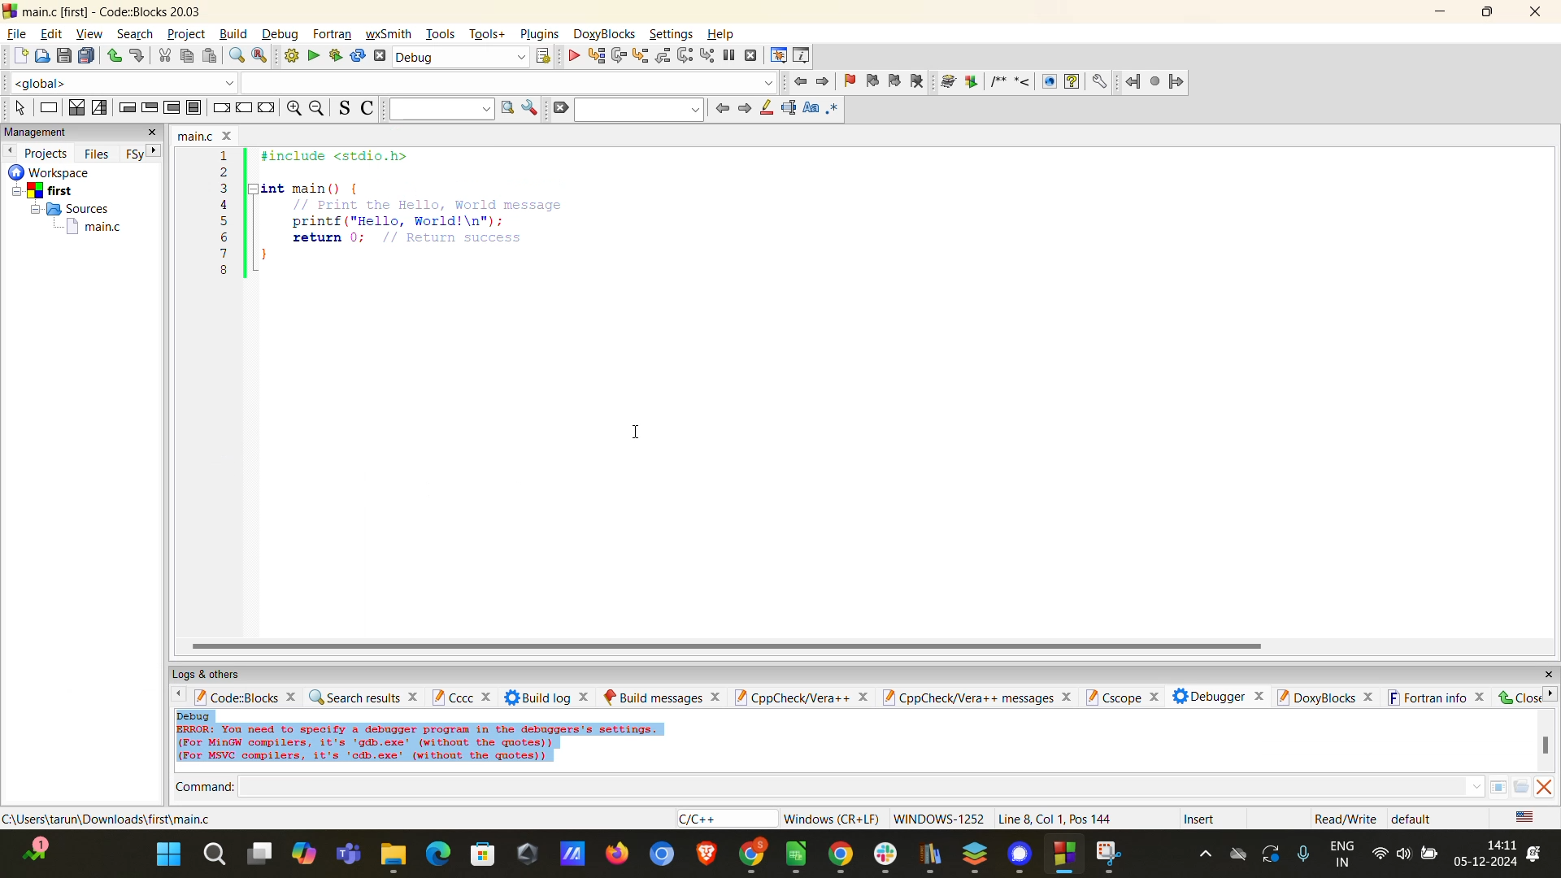 This screenshot has height=878, width=1561. Describe the element at coordinates (792, 115) in the screenshot. I see `selected text` at that location.